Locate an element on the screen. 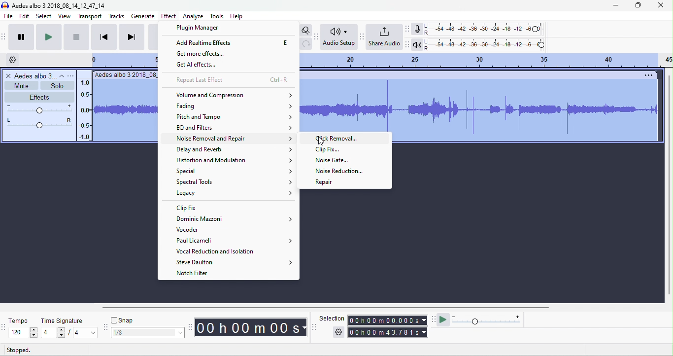 The height and width of the screenshot is (356, 673). generate is located at coordinates (142, 16).